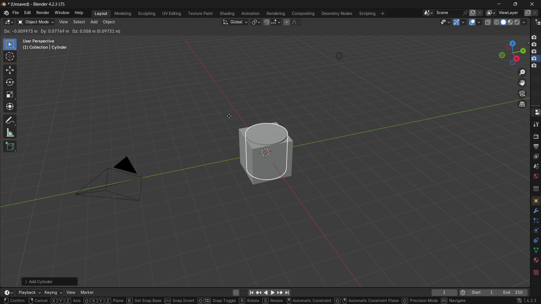 This screenshot has height=304, width=541. Describe the element at coordinates (287, 293) in the screenshot. I see `jump to endpoint` at that location.